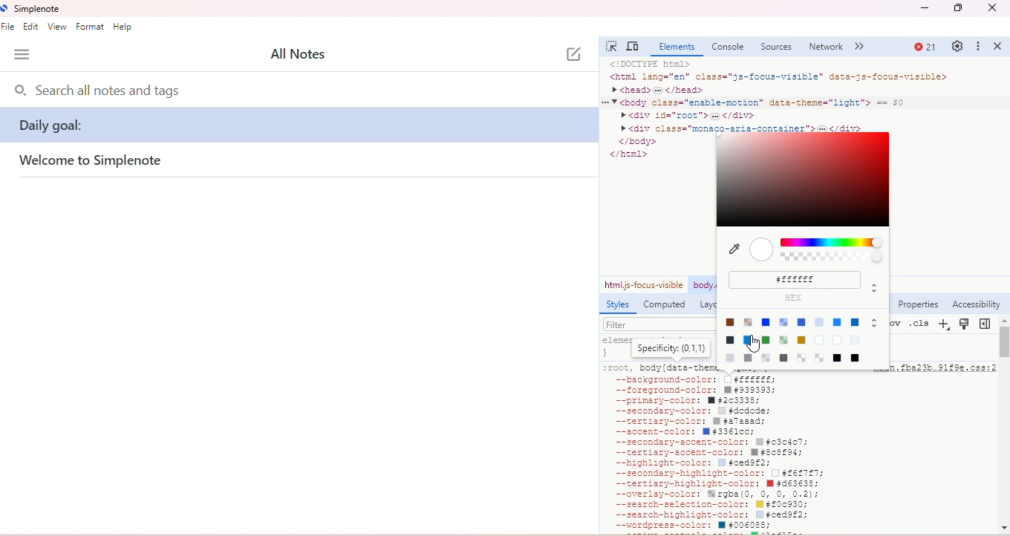 The width and height of the screenshot is (1010, 536). Describe the element at coordinates (734, 249) in the screenshot. I see `pick color` at that location.